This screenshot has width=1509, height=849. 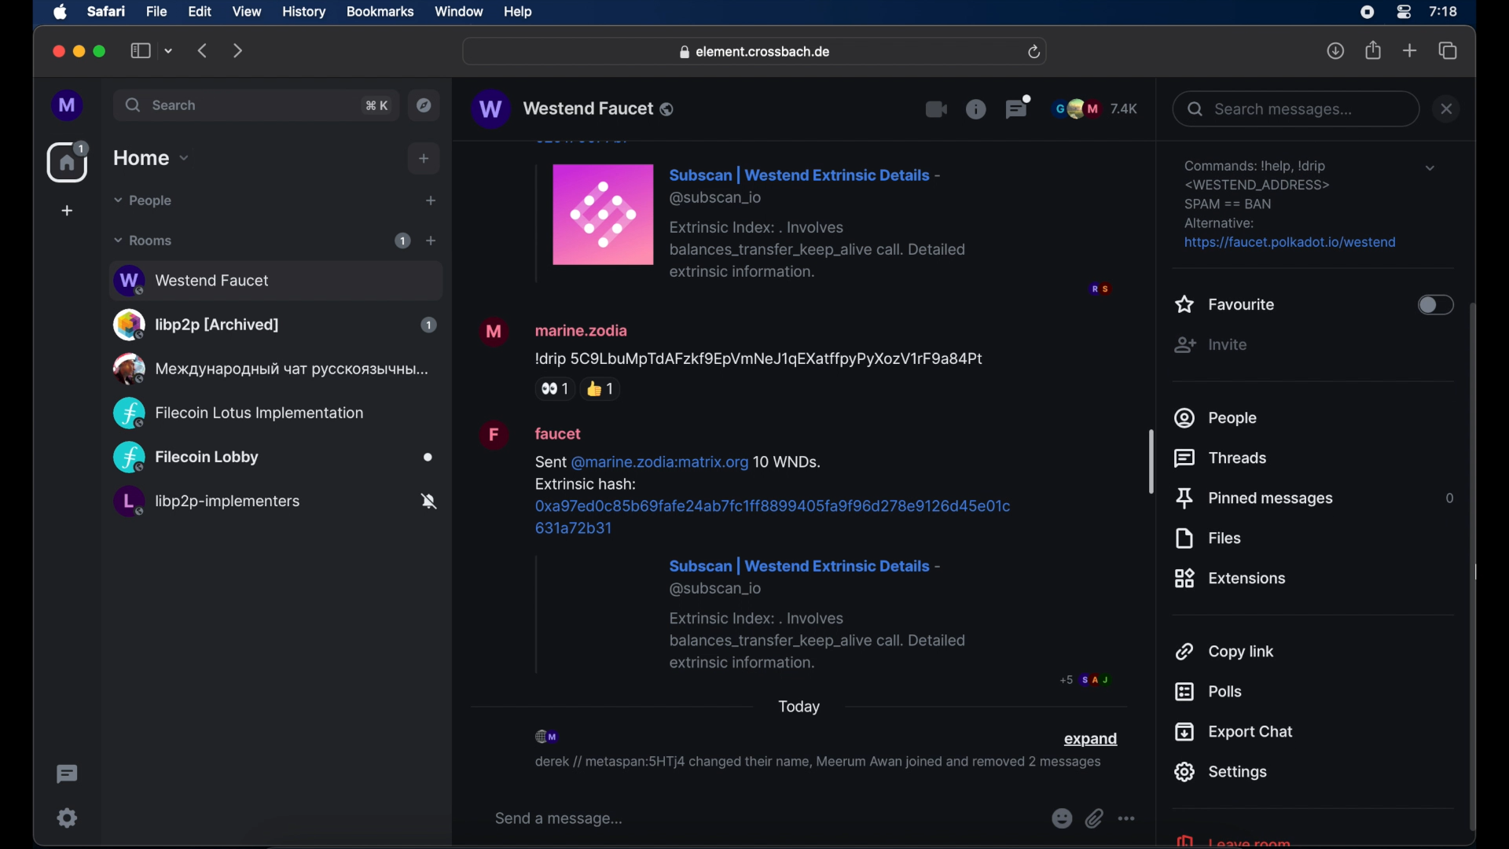 What do you see at coordinates (459, 12) in the screenshot?
I see `window` at bounding box center [459, 12].